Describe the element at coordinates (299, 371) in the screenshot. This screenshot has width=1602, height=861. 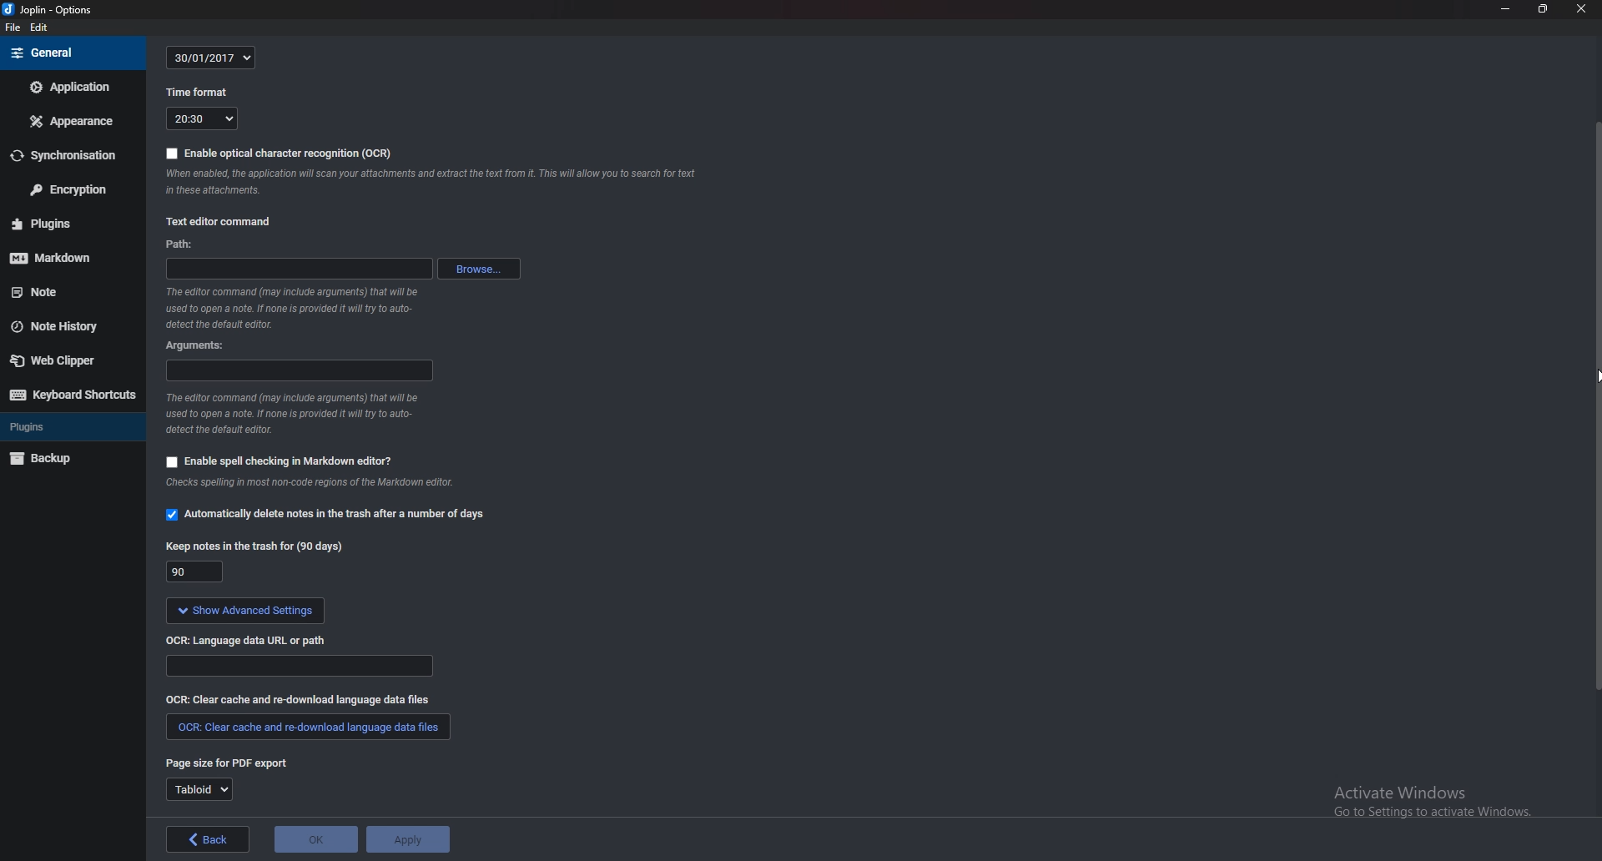
I see `argument` at that location.